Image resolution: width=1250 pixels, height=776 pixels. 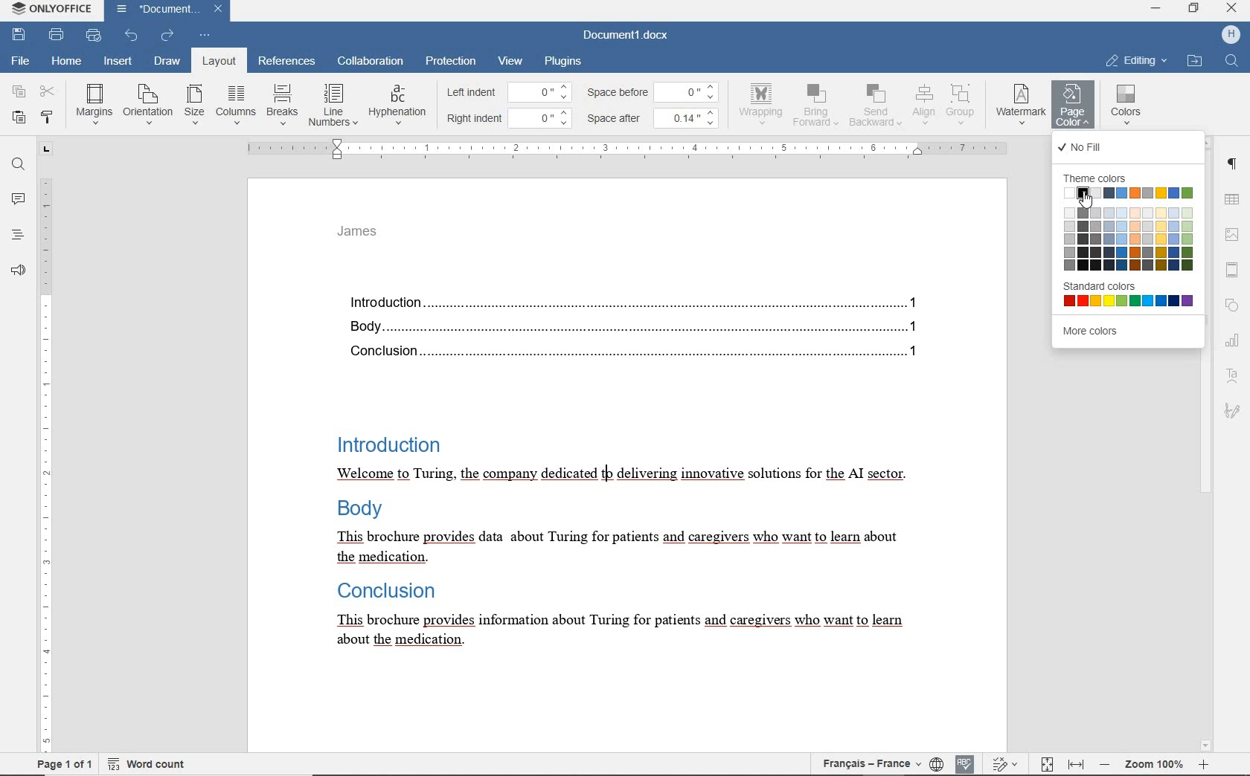 I want to click on chart, so click(x=1234, y=341).